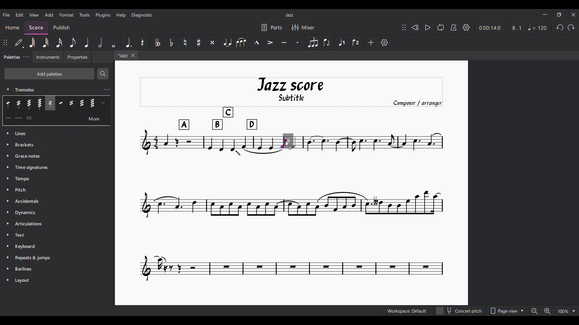 The image size is (579, 325). I want to click on Tempo, so click(537, 27).